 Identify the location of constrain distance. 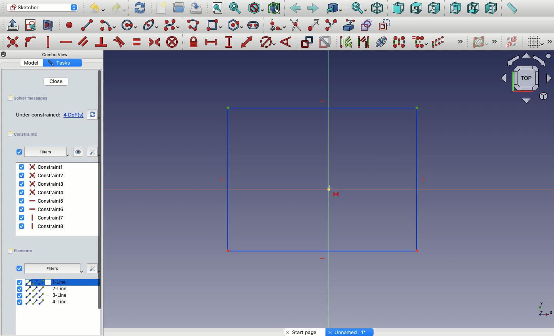
(247, 42).